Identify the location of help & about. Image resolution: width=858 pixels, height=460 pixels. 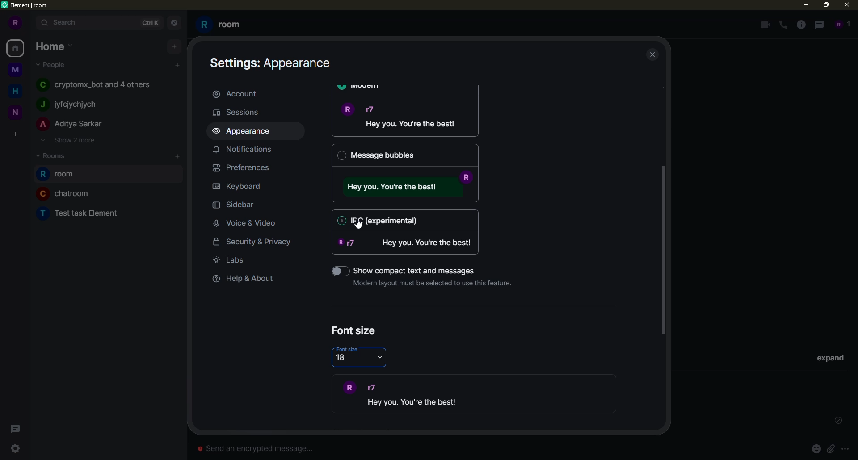
(242, 278).